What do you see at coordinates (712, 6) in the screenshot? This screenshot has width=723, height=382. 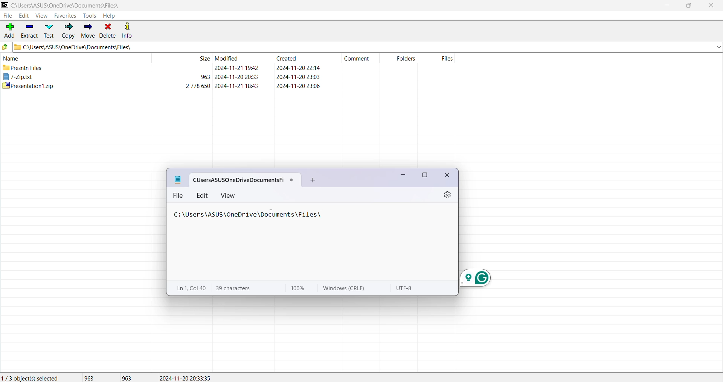 I see `Close` at bounding box center [712, 6].